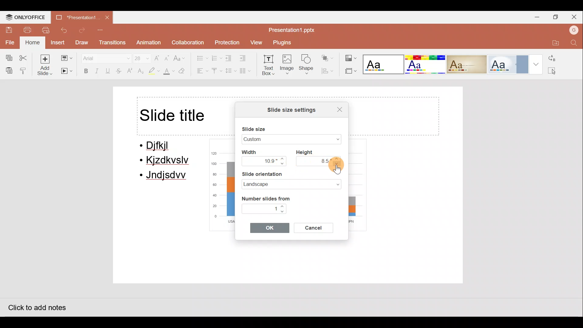 The width and height of the screenshot is (583, 328). I want to click on Click to add notes, so click(36, 306).